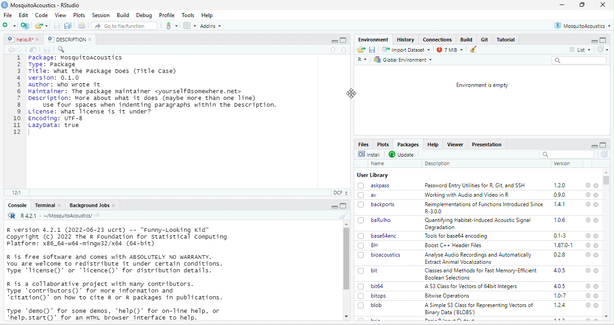 The image size is (614, 325). What do you see at coordinates (480, 309) in the screenshot?
I see `A Simple S3 Class for Representing Vectors of Binary Data (‘BLOBS’)` at bounding box center [480, 309].